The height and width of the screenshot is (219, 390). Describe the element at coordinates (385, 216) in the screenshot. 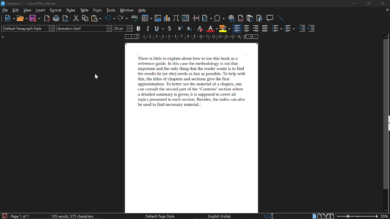

I see `current zoom` at that location.